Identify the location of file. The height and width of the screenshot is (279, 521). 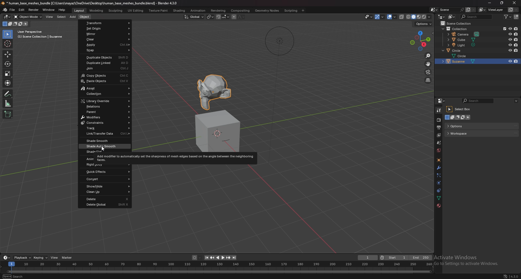
(12, 10).